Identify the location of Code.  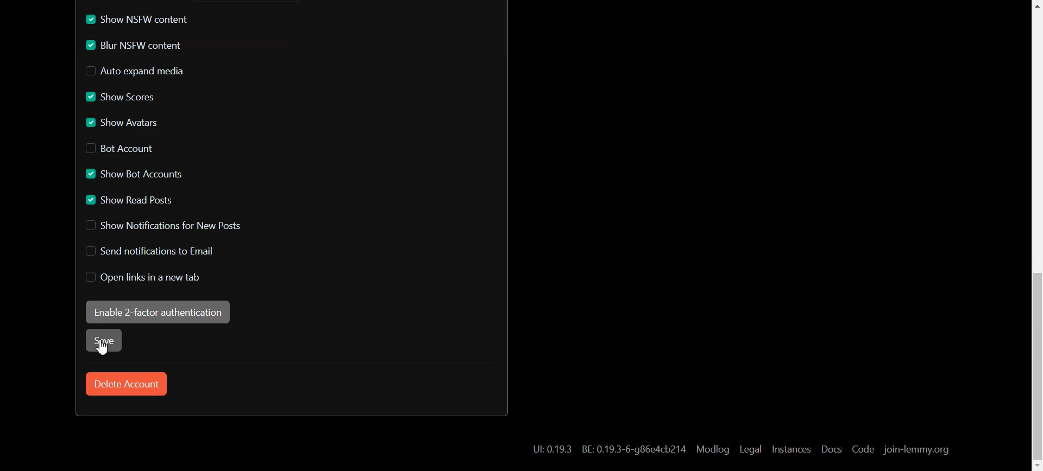
(863, 449).